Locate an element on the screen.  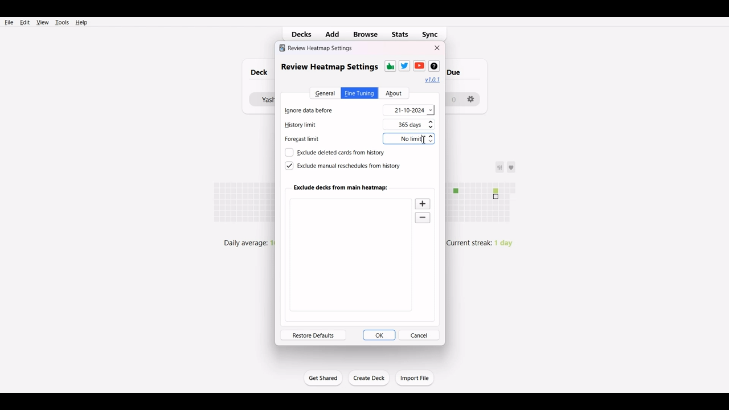
365 days is located at coordinates (417, 125).